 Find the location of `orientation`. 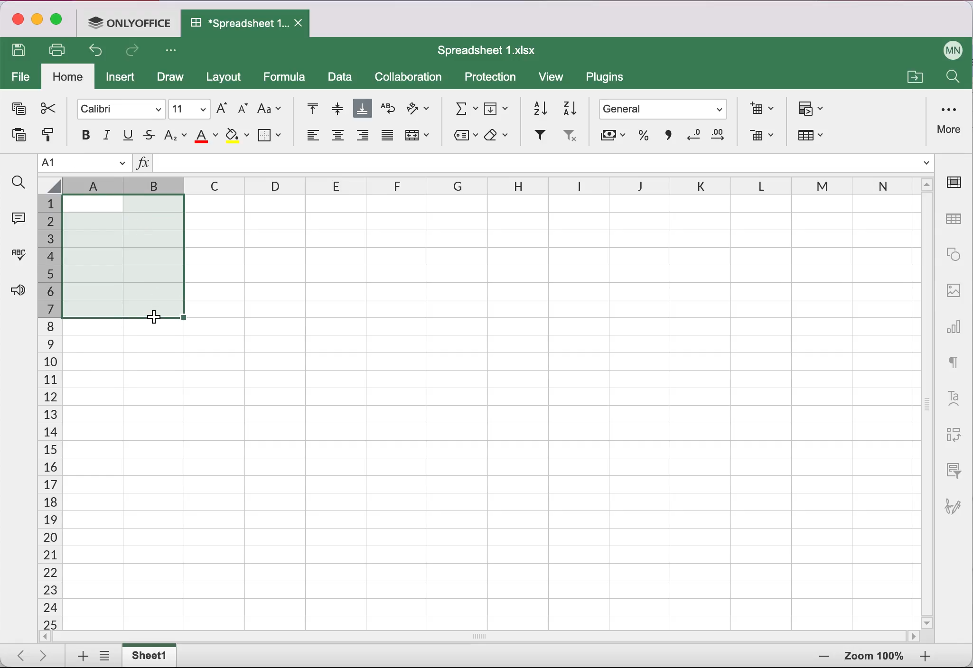

orientation is located at coordinates (419, 110).